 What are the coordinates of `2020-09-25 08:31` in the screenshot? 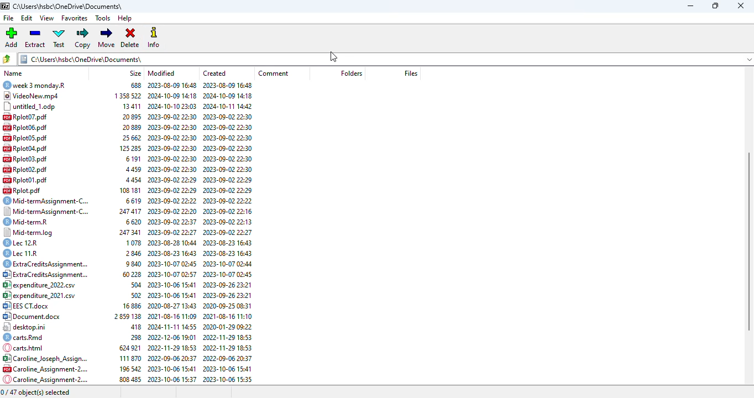 It's located at (228, 306).